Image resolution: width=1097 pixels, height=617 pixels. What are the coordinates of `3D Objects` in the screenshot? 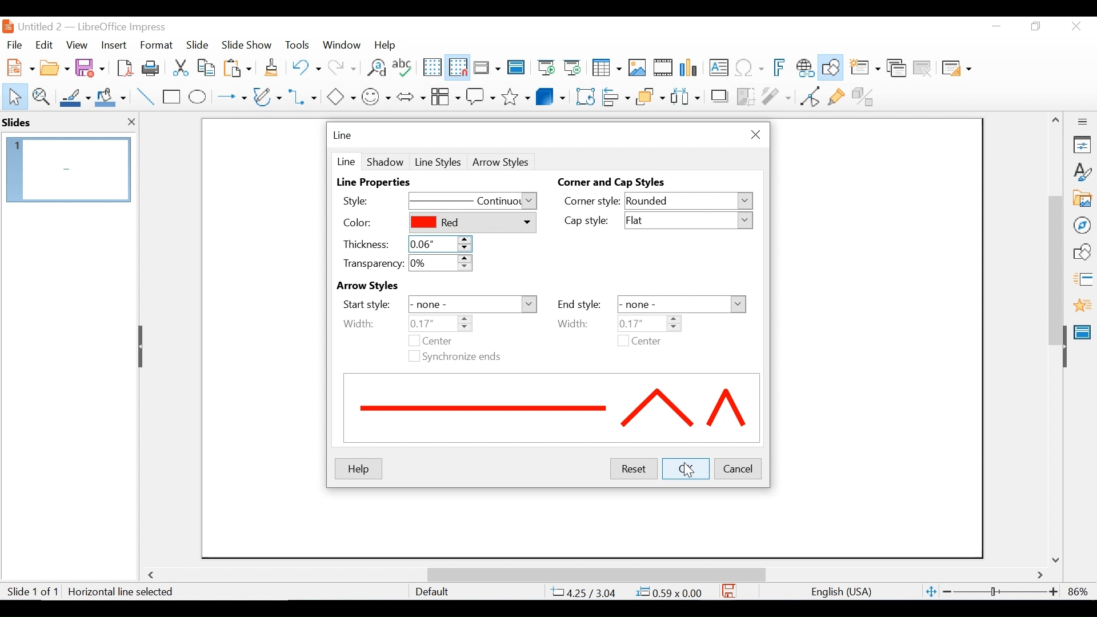 It's located at (551, 95).